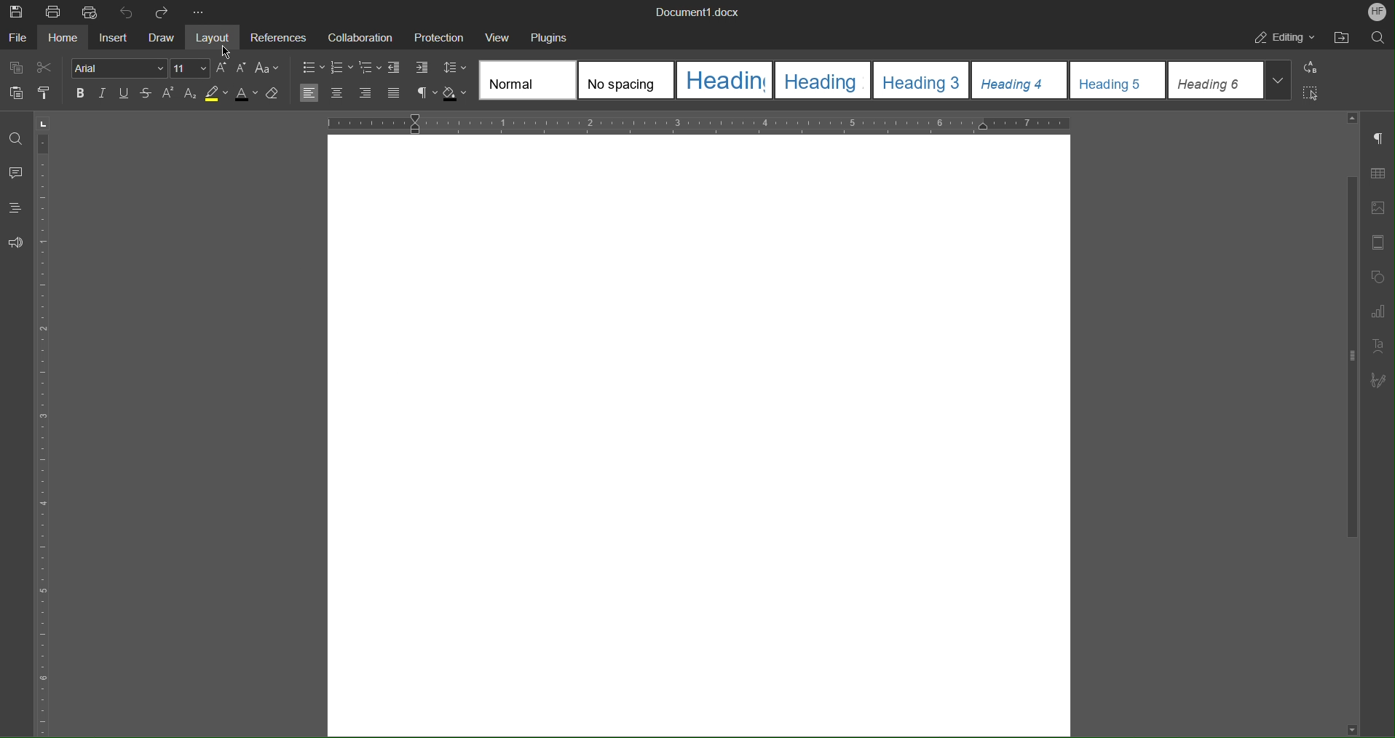 Image resolution: width=1395 pixels, height=738 pixels. I want to click on Font, so click(119, 69).